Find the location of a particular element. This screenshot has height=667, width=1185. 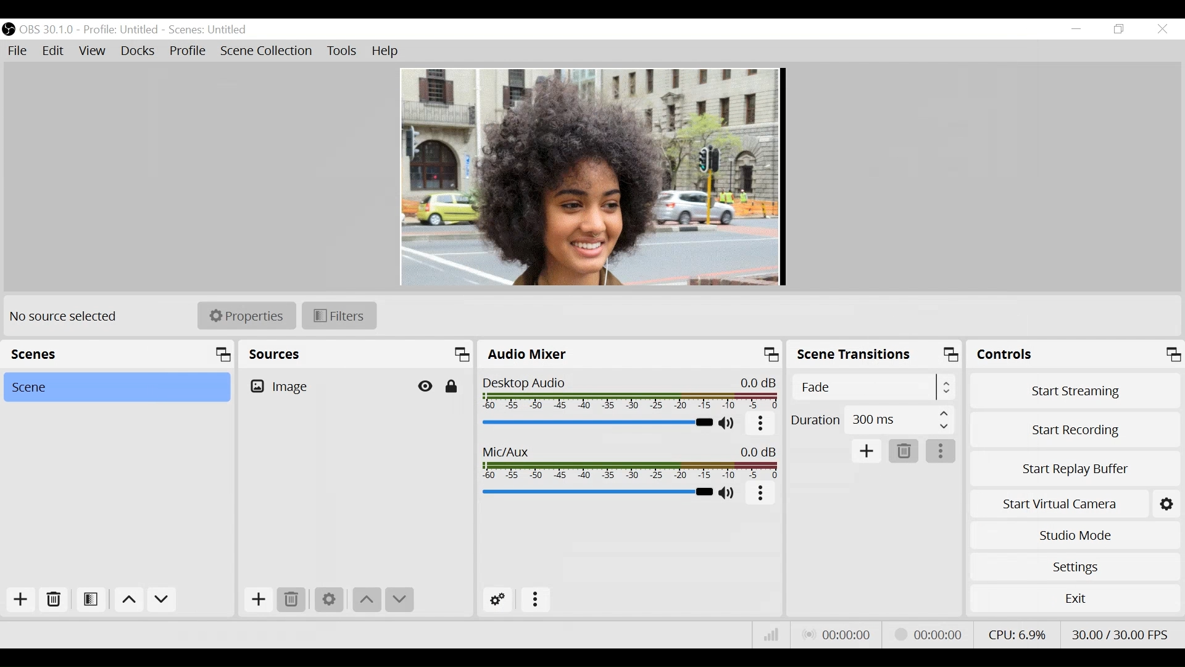

Hide/Display is located at coordinates (427, 386).